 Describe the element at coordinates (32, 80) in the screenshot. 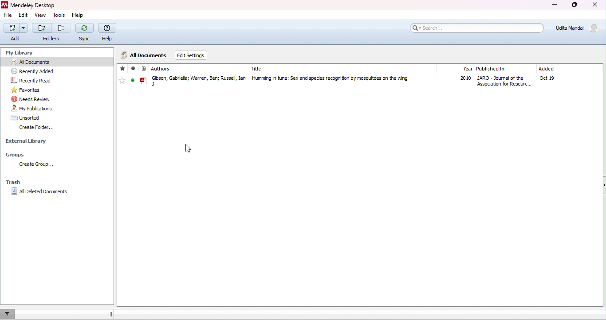

I see `recently read` at that location.